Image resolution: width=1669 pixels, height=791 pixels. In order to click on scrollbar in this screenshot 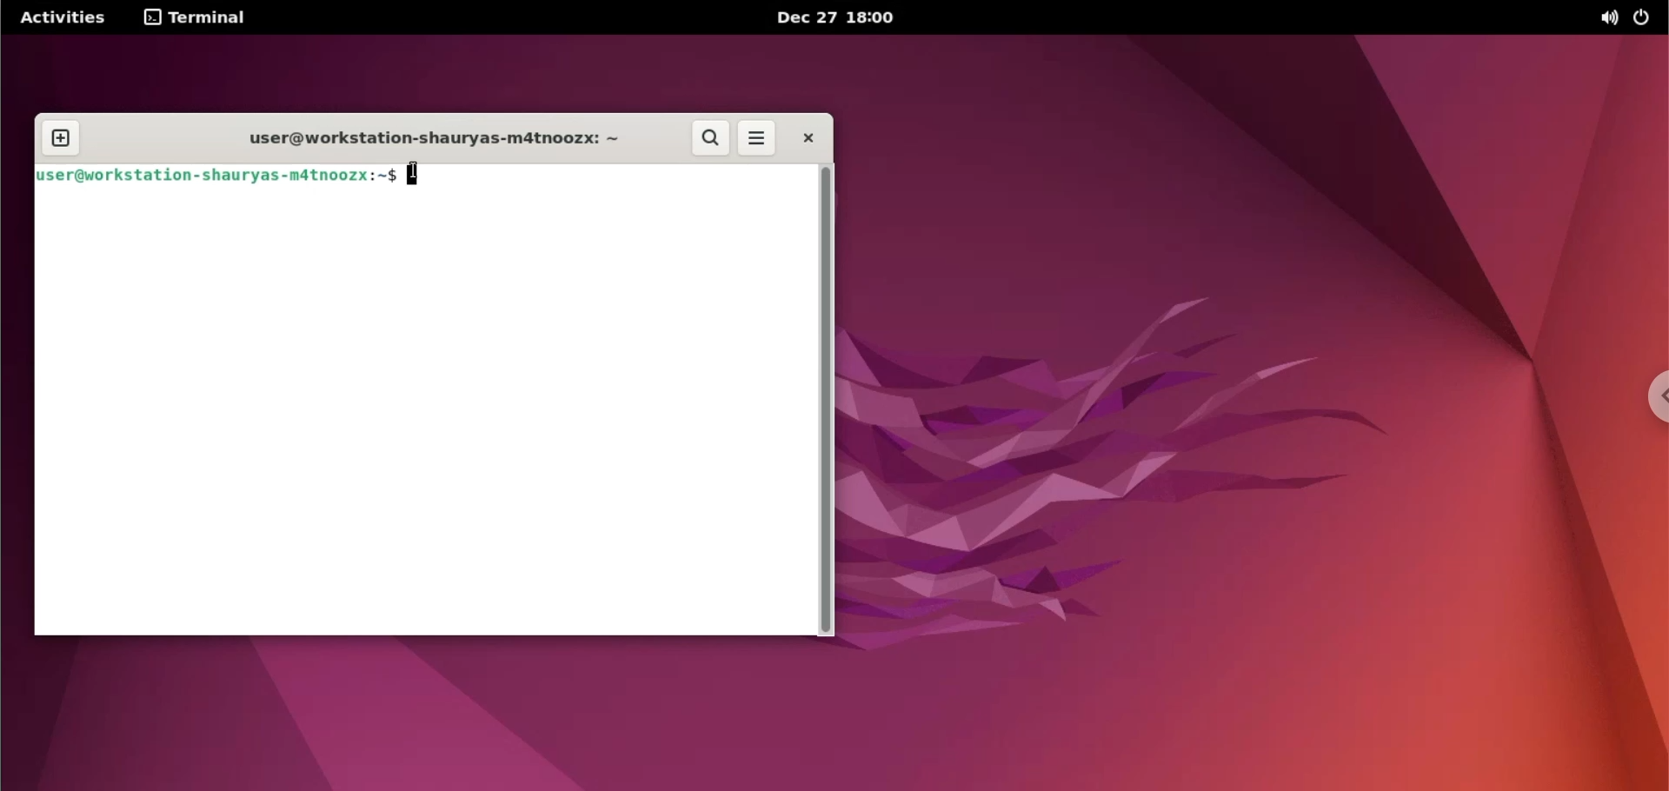, I will do `click(826, 396)`.